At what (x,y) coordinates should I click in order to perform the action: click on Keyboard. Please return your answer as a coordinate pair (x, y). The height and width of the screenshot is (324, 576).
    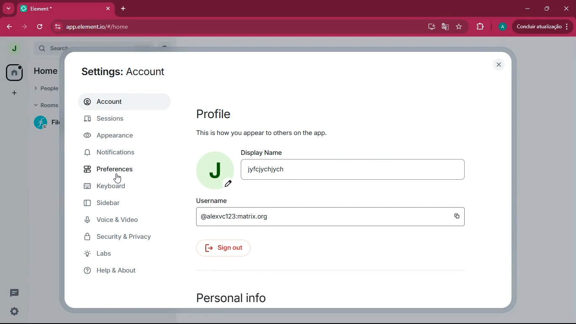
    Looking at the image, I should click on (114, 186).